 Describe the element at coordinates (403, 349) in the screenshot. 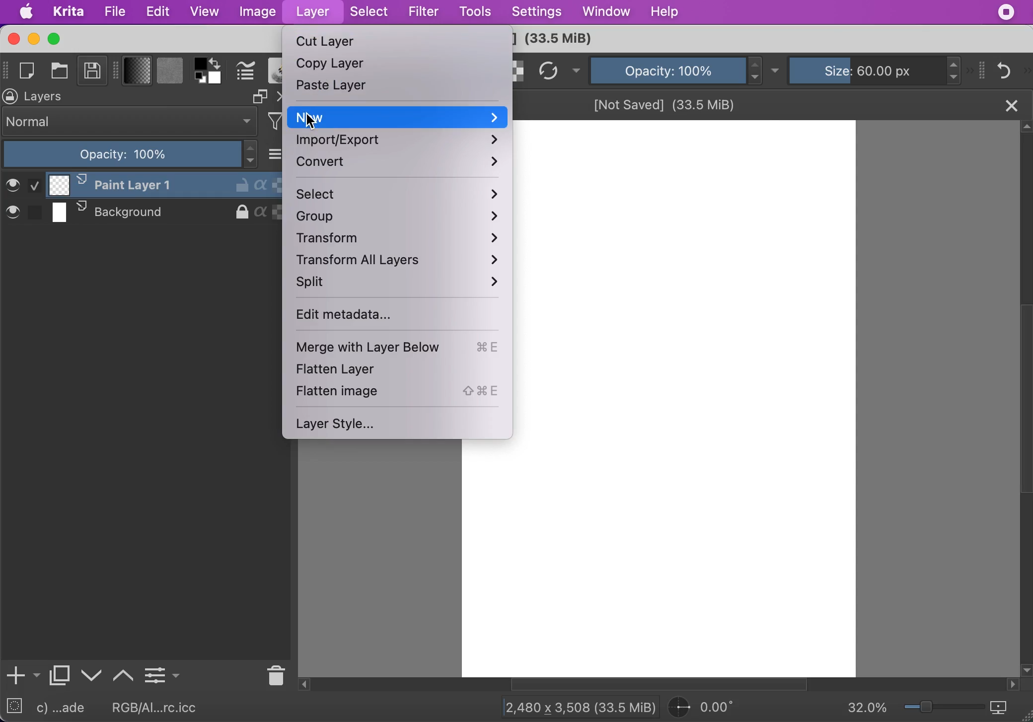

I see `merge with layer below` at that location.